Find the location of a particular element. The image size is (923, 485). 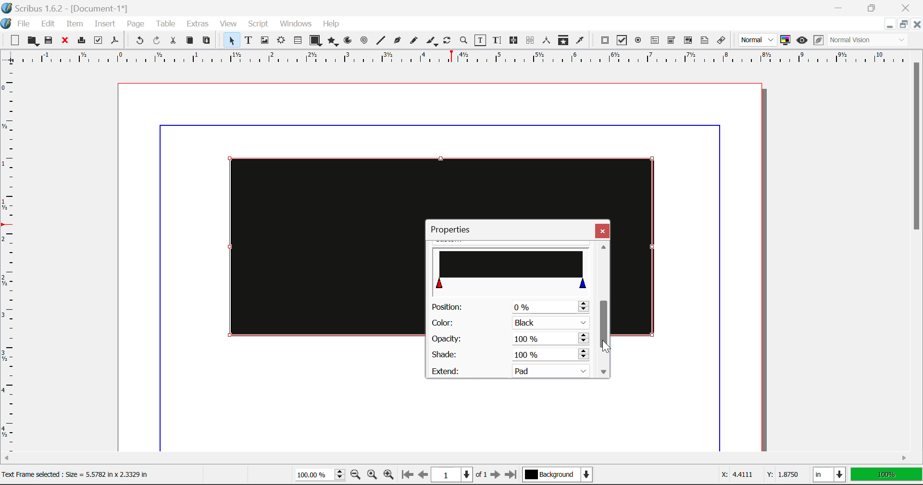

Save as Pdf is located at coordinates (115, 42).